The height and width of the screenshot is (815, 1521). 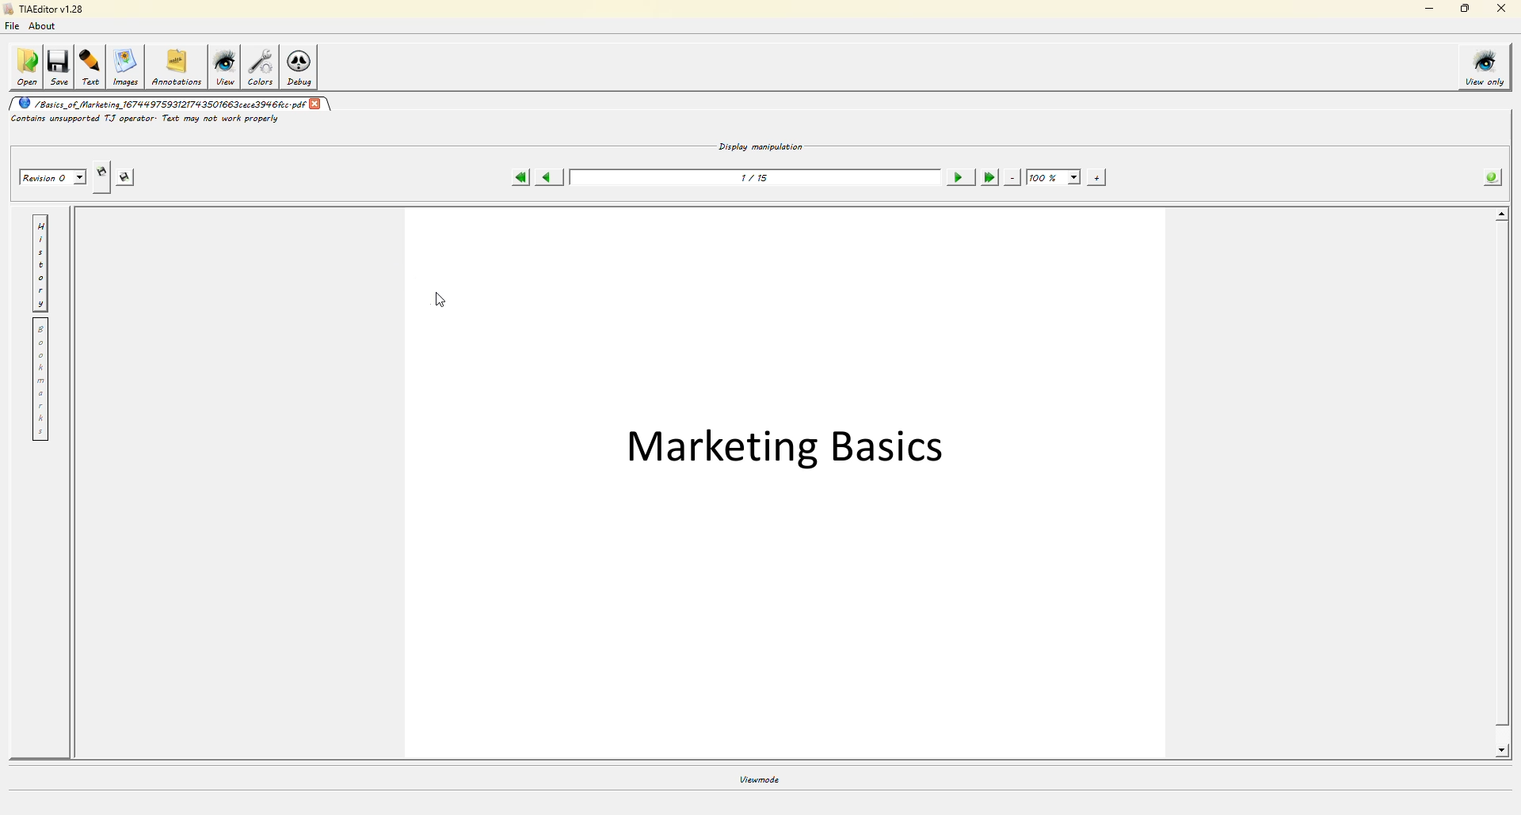 I want to click on view, so click(x=225, y=67).